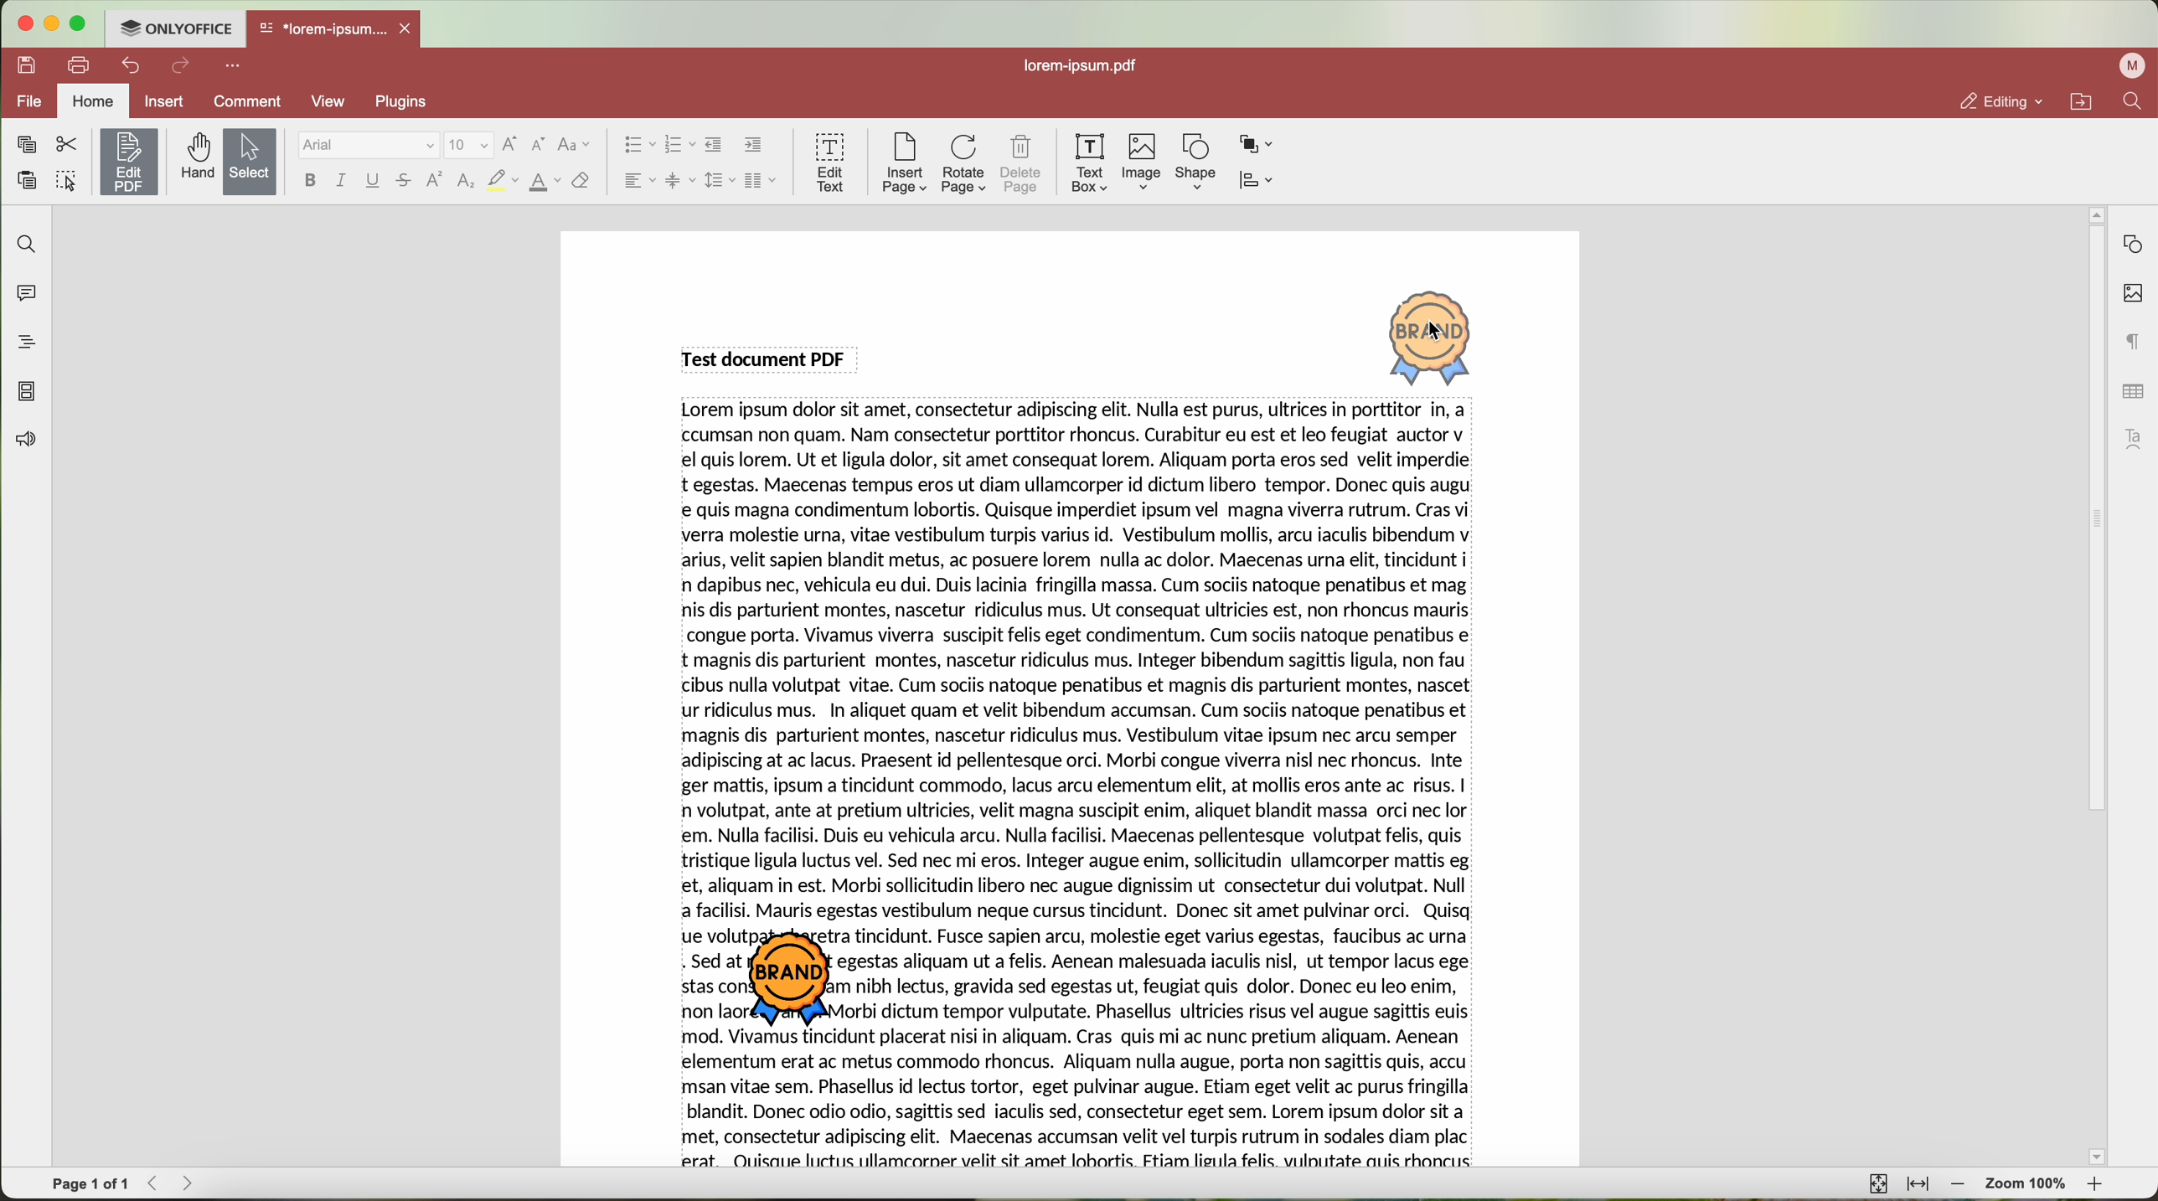 The width and height of the screenshot is (2158, 1201). What do you see at coordinates (2135, 341) in the screenshot?
I see `paragraph settings` at bounding box center [2135, 341].